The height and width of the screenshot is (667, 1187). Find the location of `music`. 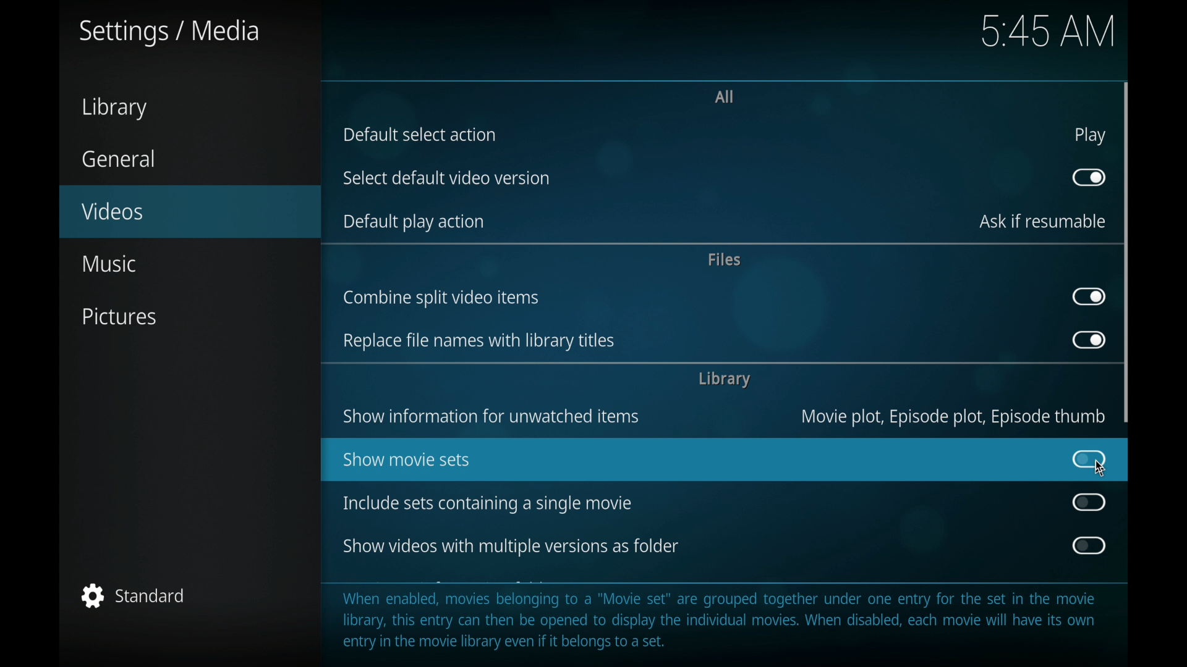

music is located at coordinates (109, 264).